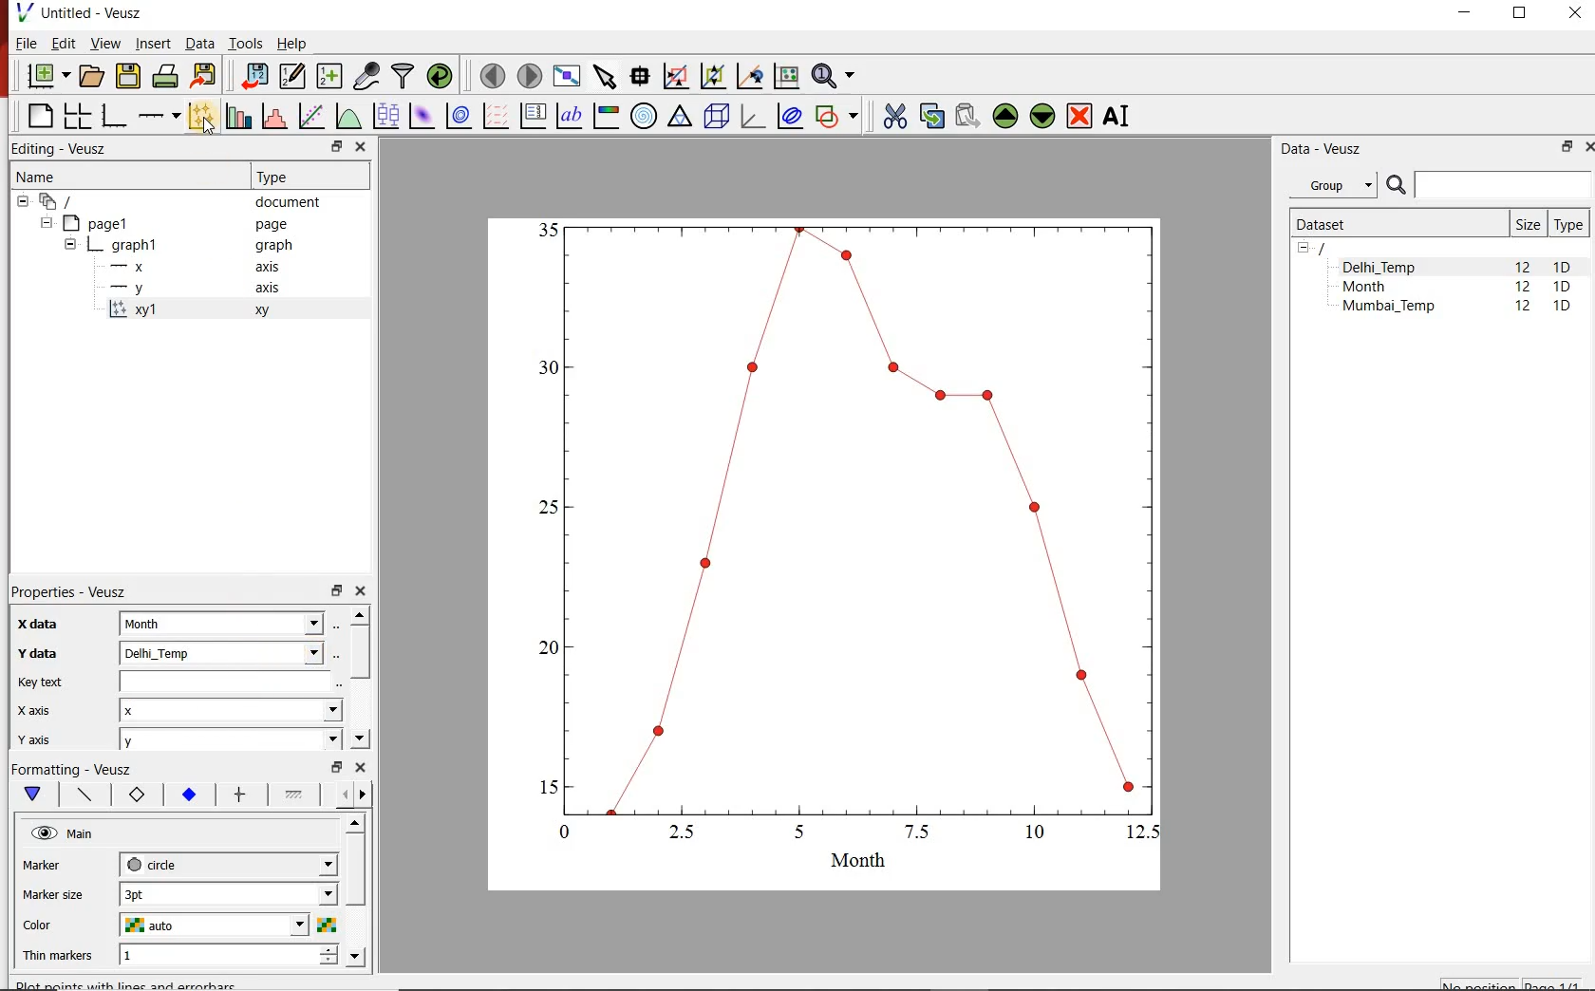  What do you see at coordinates (127, 77) in the screenshot?
I see `save the document` at bounding box center [127, 77].